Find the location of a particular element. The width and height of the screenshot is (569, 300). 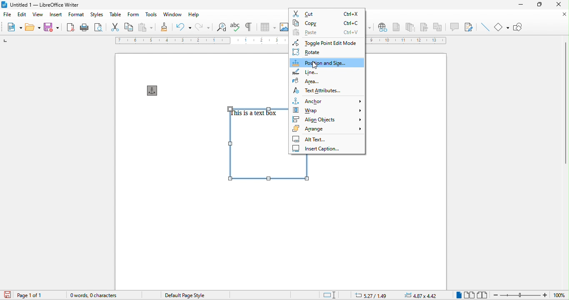

print preview is located at coordinates (98, 28).